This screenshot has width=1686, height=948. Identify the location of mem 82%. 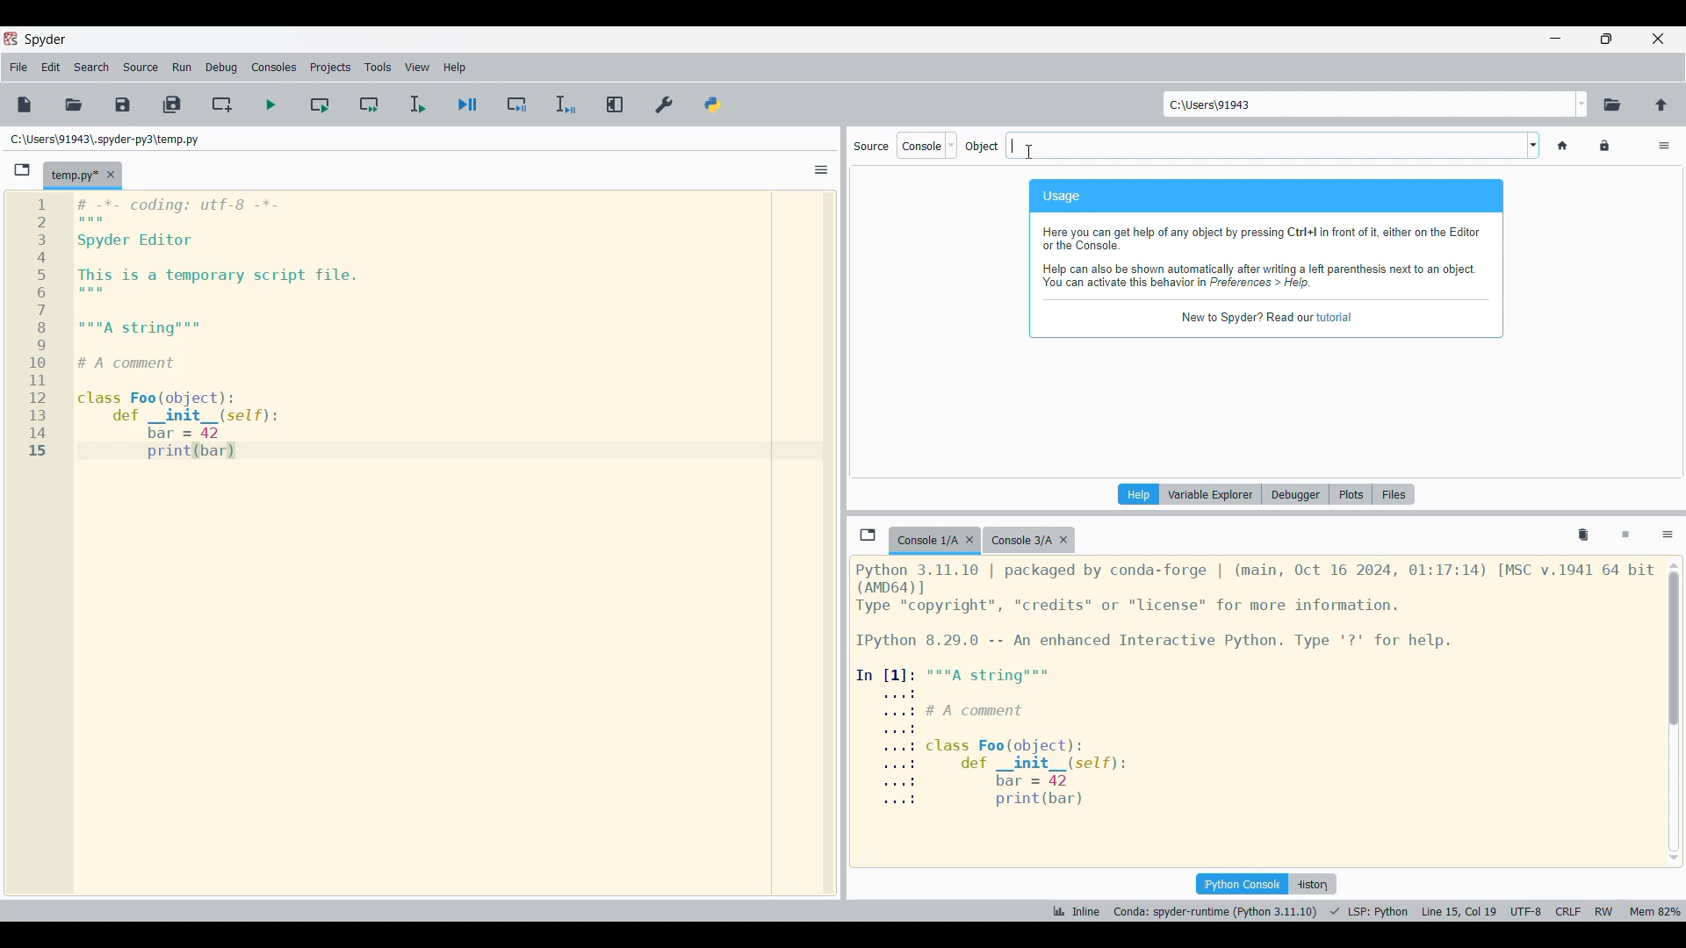
(1658, 908).